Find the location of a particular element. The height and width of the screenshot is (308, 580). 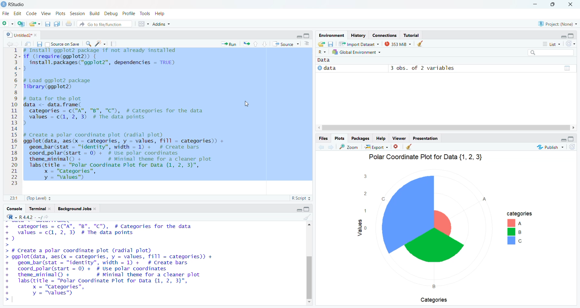

cursor is located at coordinates (245, 105).